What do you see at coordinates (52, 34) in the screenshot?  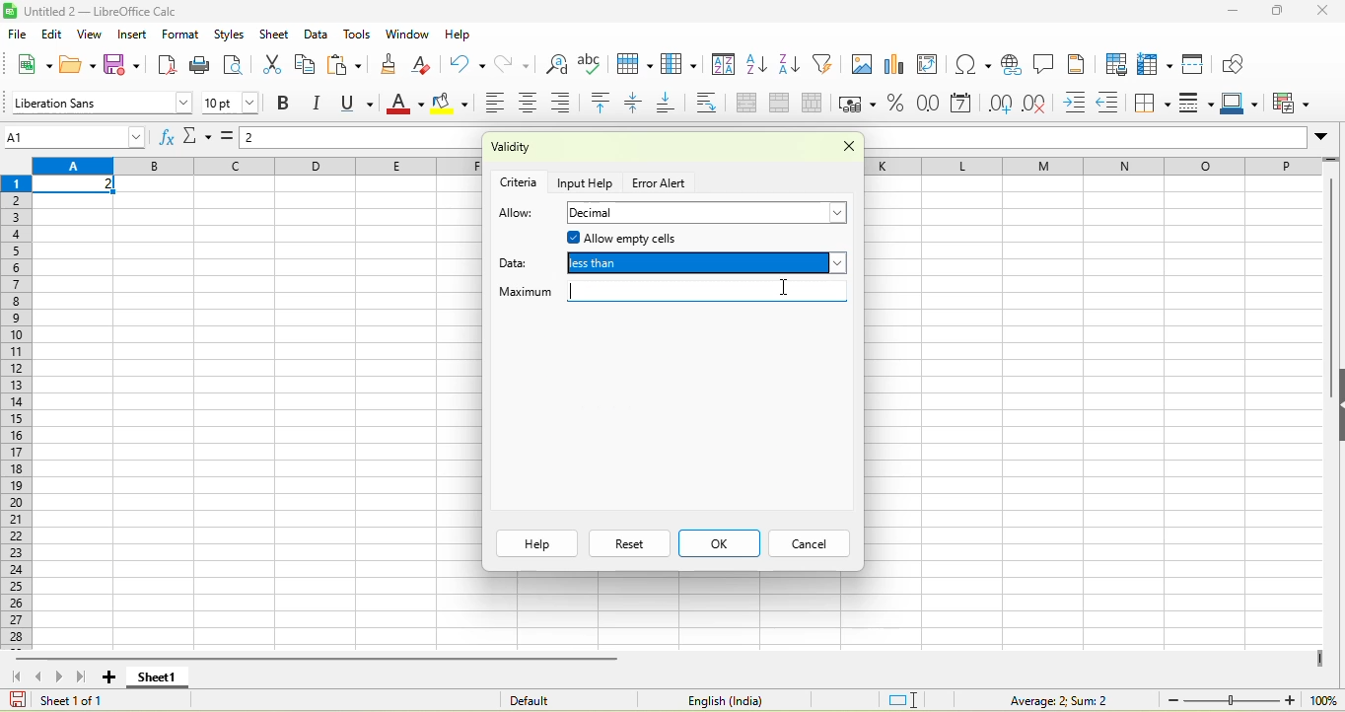 I see `edit` at bounding box center [52, 34].